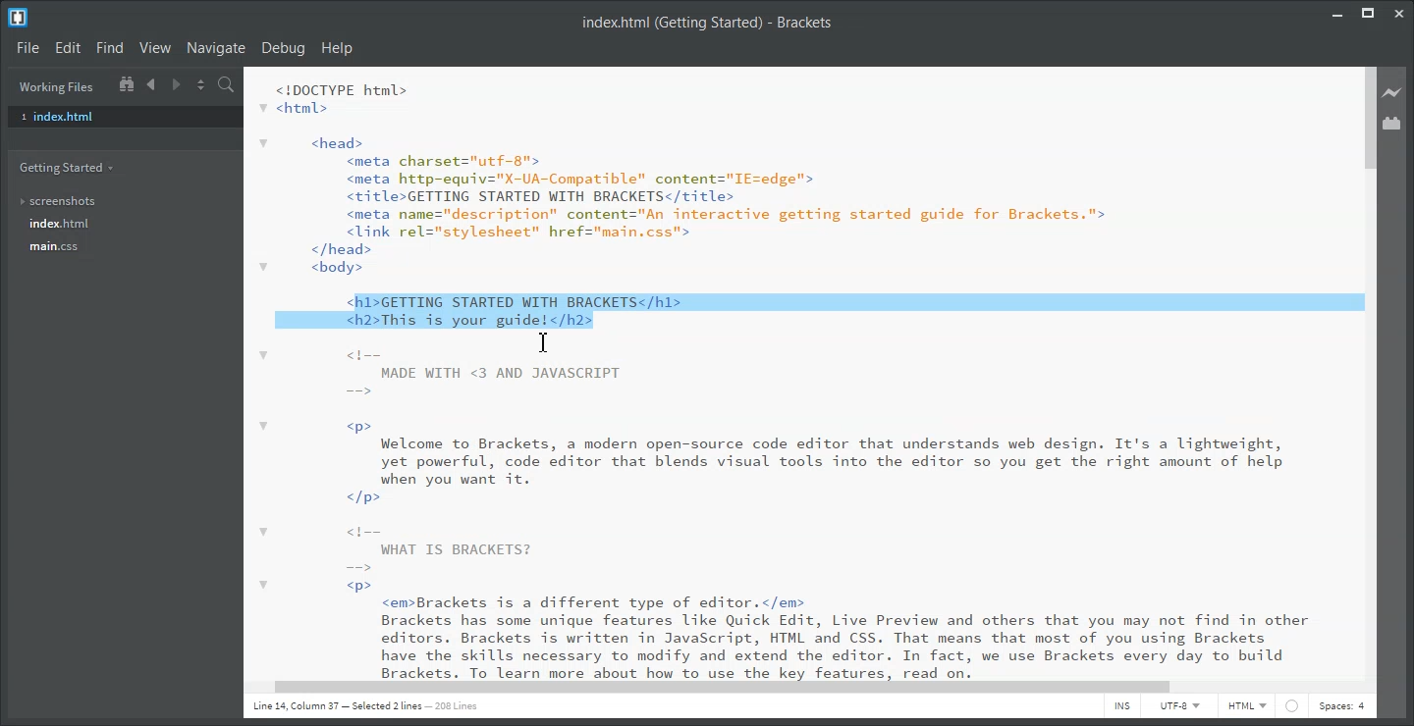 This screenshot has width=1414, height=726. I want to click on File, so click(27, 47).